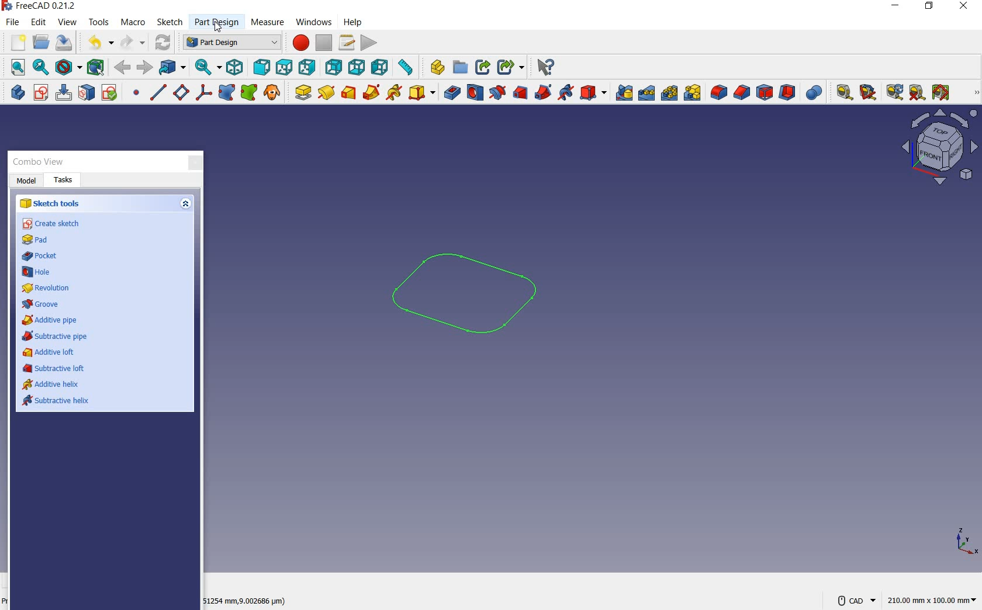  What do you see at coordinates (133, 42) in the screenshot?
I see `redo` at bounding box center [133, 42].